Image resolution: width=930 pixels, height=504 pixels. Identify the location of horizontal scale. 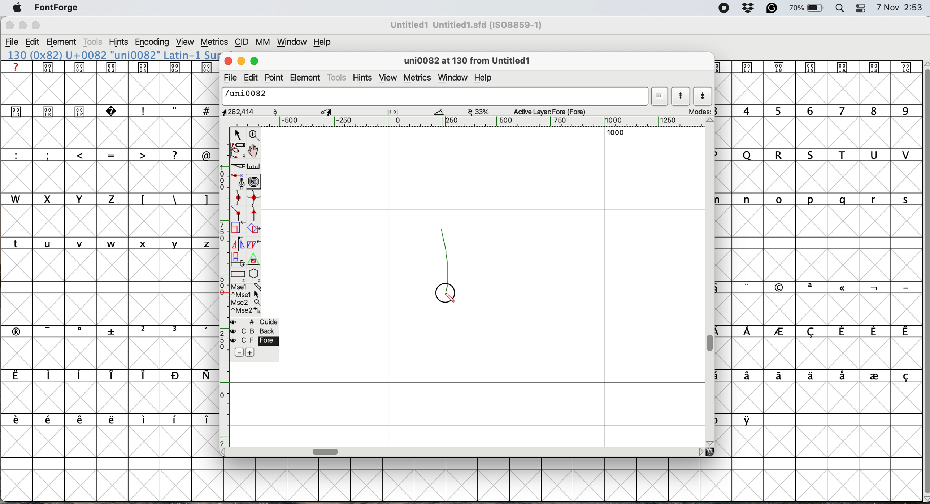
(326, 450).